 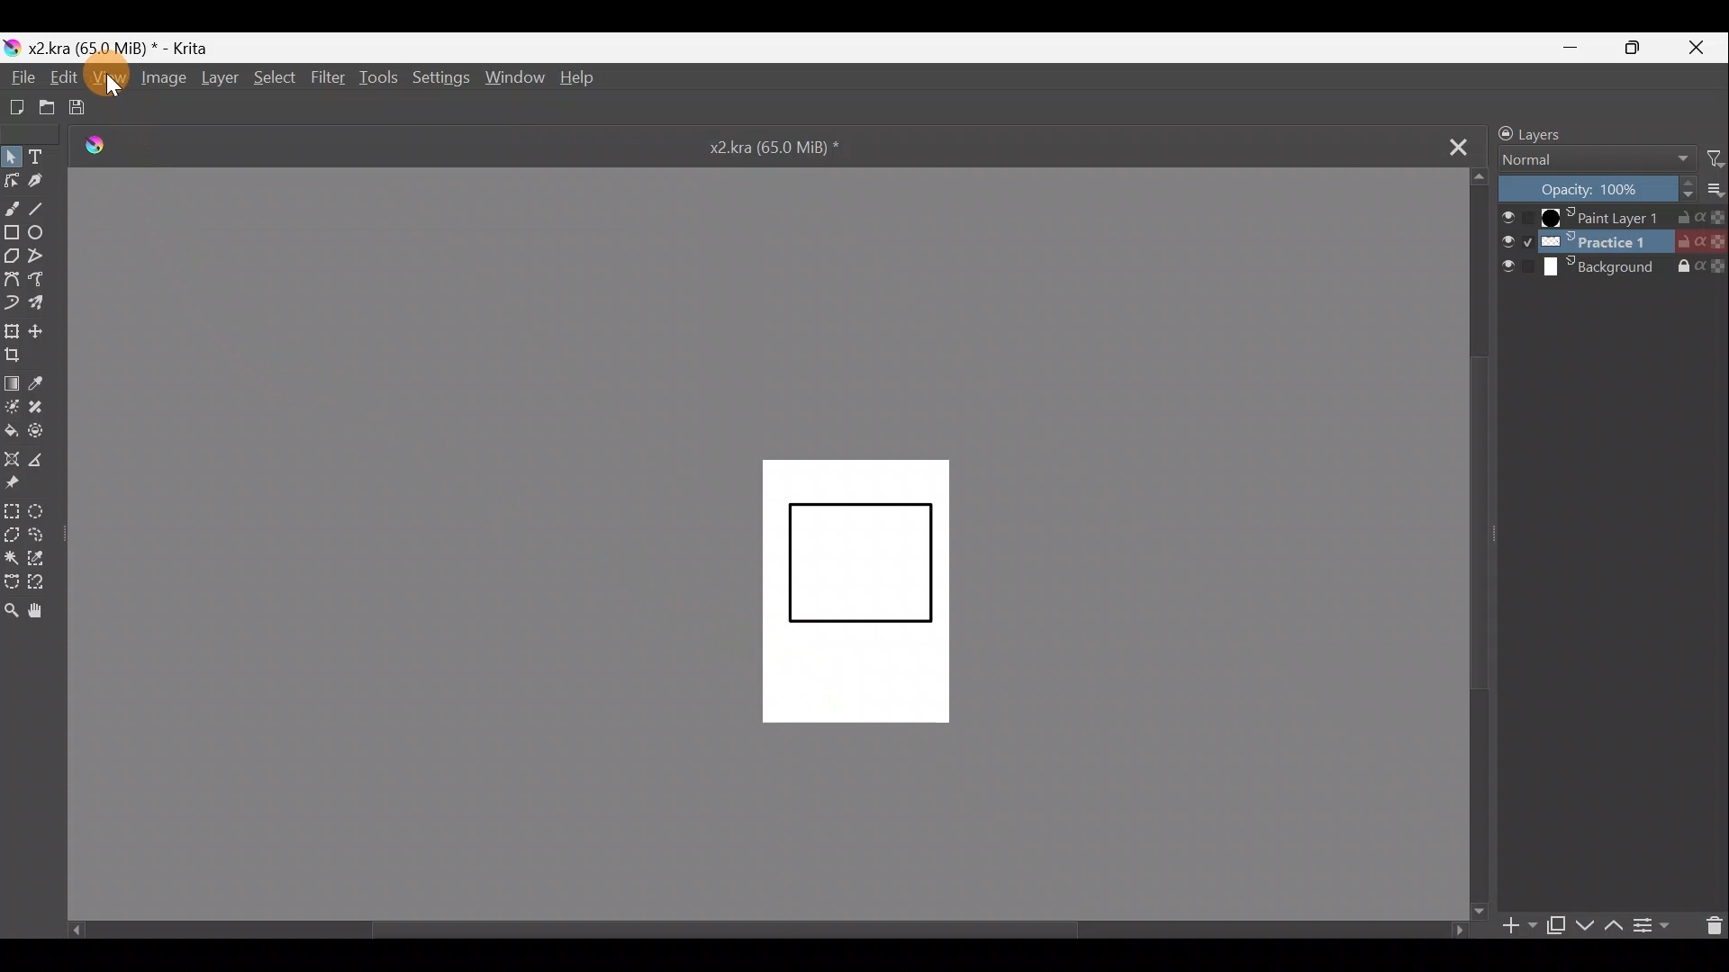 I want to click on Scroll bar, so click(x=1472, y=548).